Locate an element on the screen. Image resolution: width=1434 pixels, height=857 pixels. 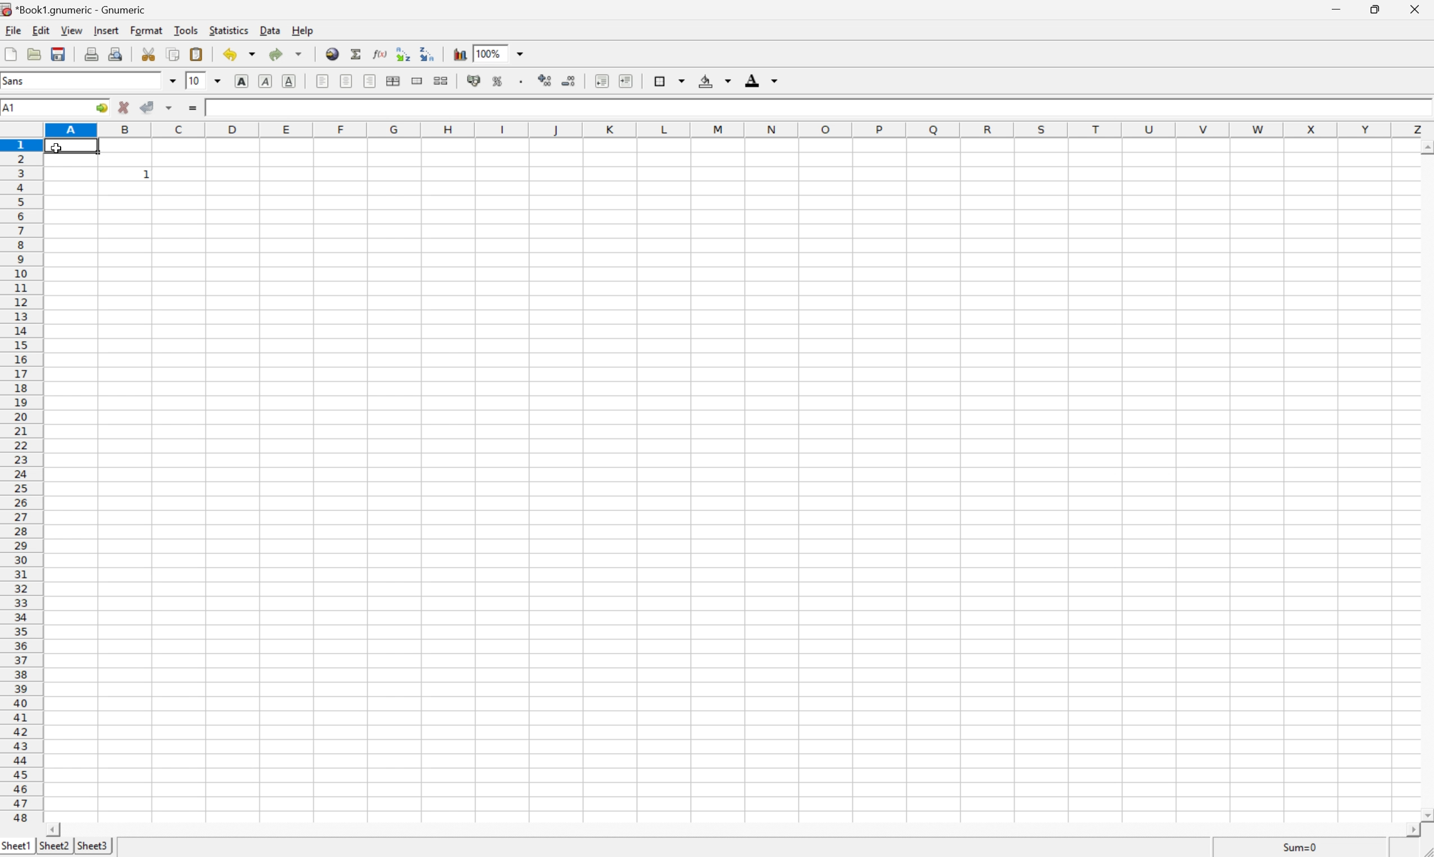
insert is located at coordinates (106, 31).